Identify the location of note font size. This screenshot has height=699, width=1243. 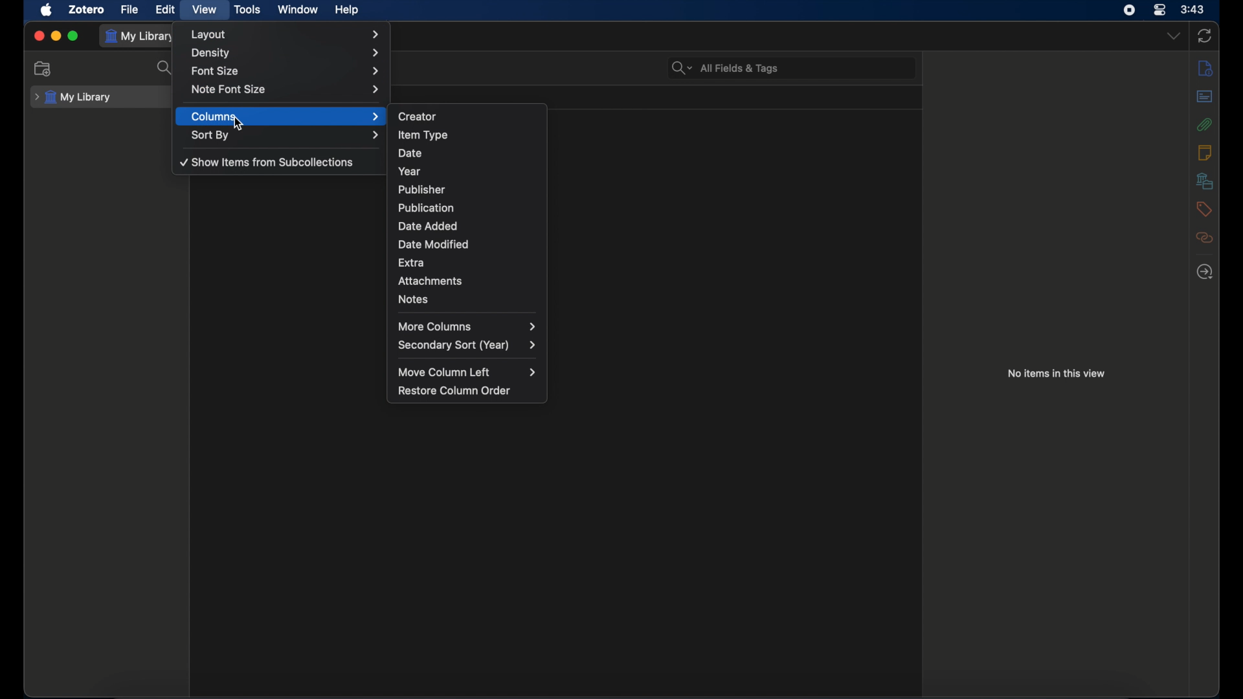
(287, 89).